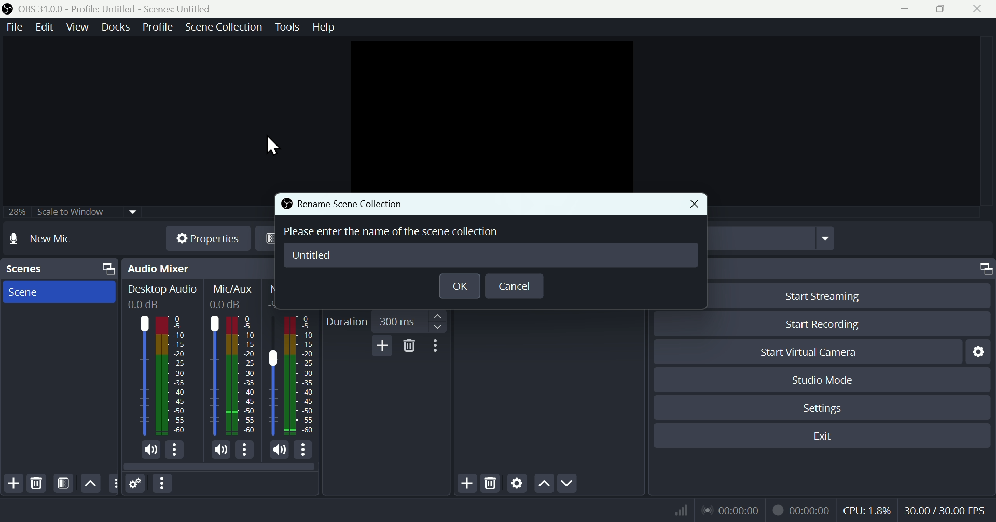  I want to click on minimise, so click(911, 9).